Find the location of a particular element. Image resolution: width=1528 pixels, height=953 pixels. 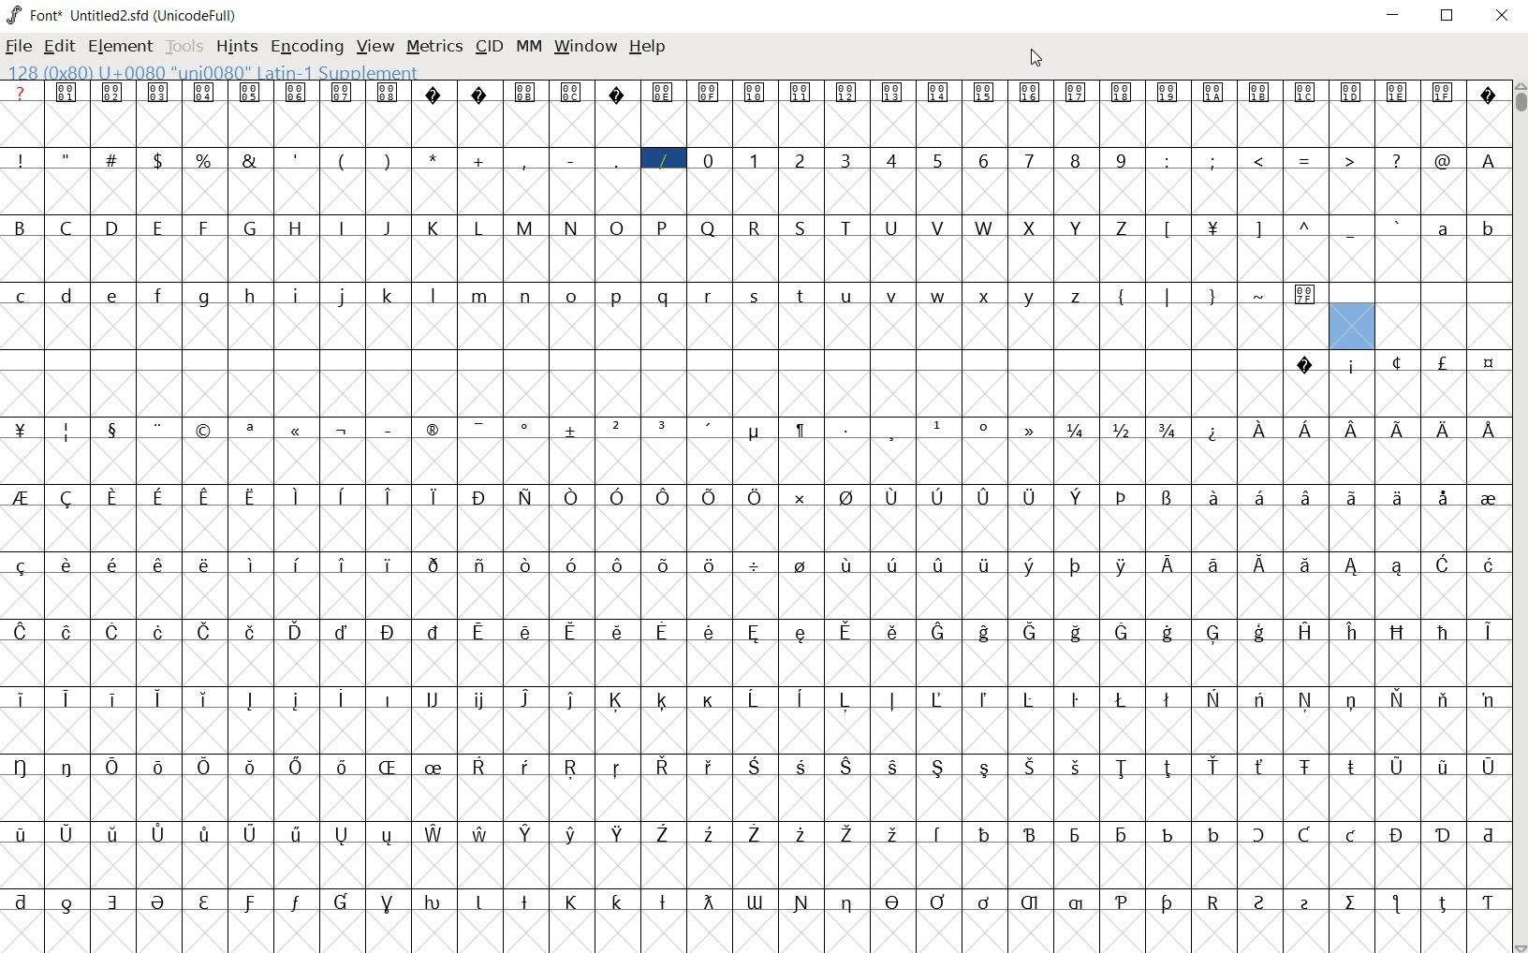

glyph is located at coordinates (433, 158).